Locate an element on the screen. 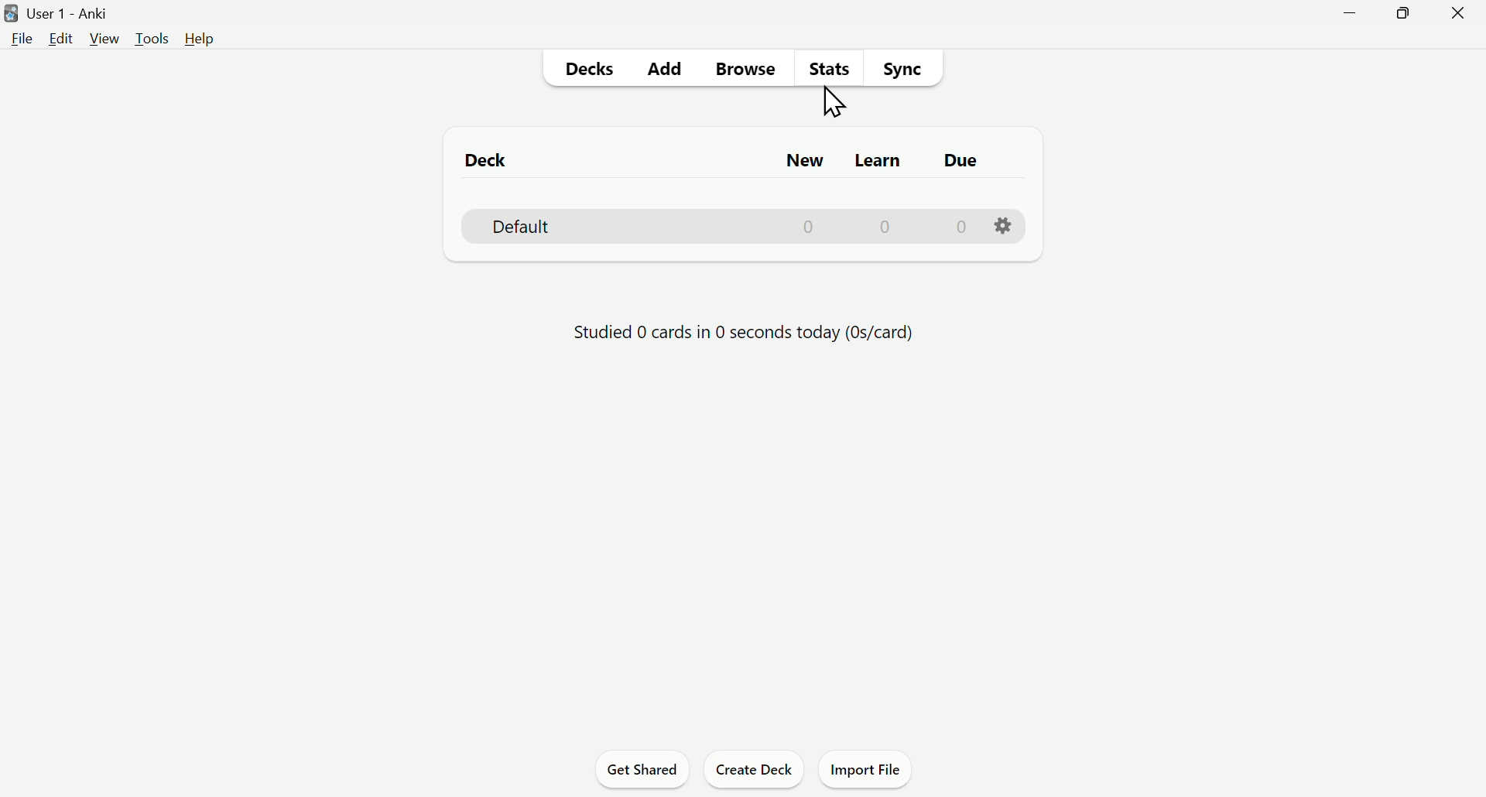 This screenshot has height=797, width=1486. User 1 - Anki is located at coordinates (81, 14).